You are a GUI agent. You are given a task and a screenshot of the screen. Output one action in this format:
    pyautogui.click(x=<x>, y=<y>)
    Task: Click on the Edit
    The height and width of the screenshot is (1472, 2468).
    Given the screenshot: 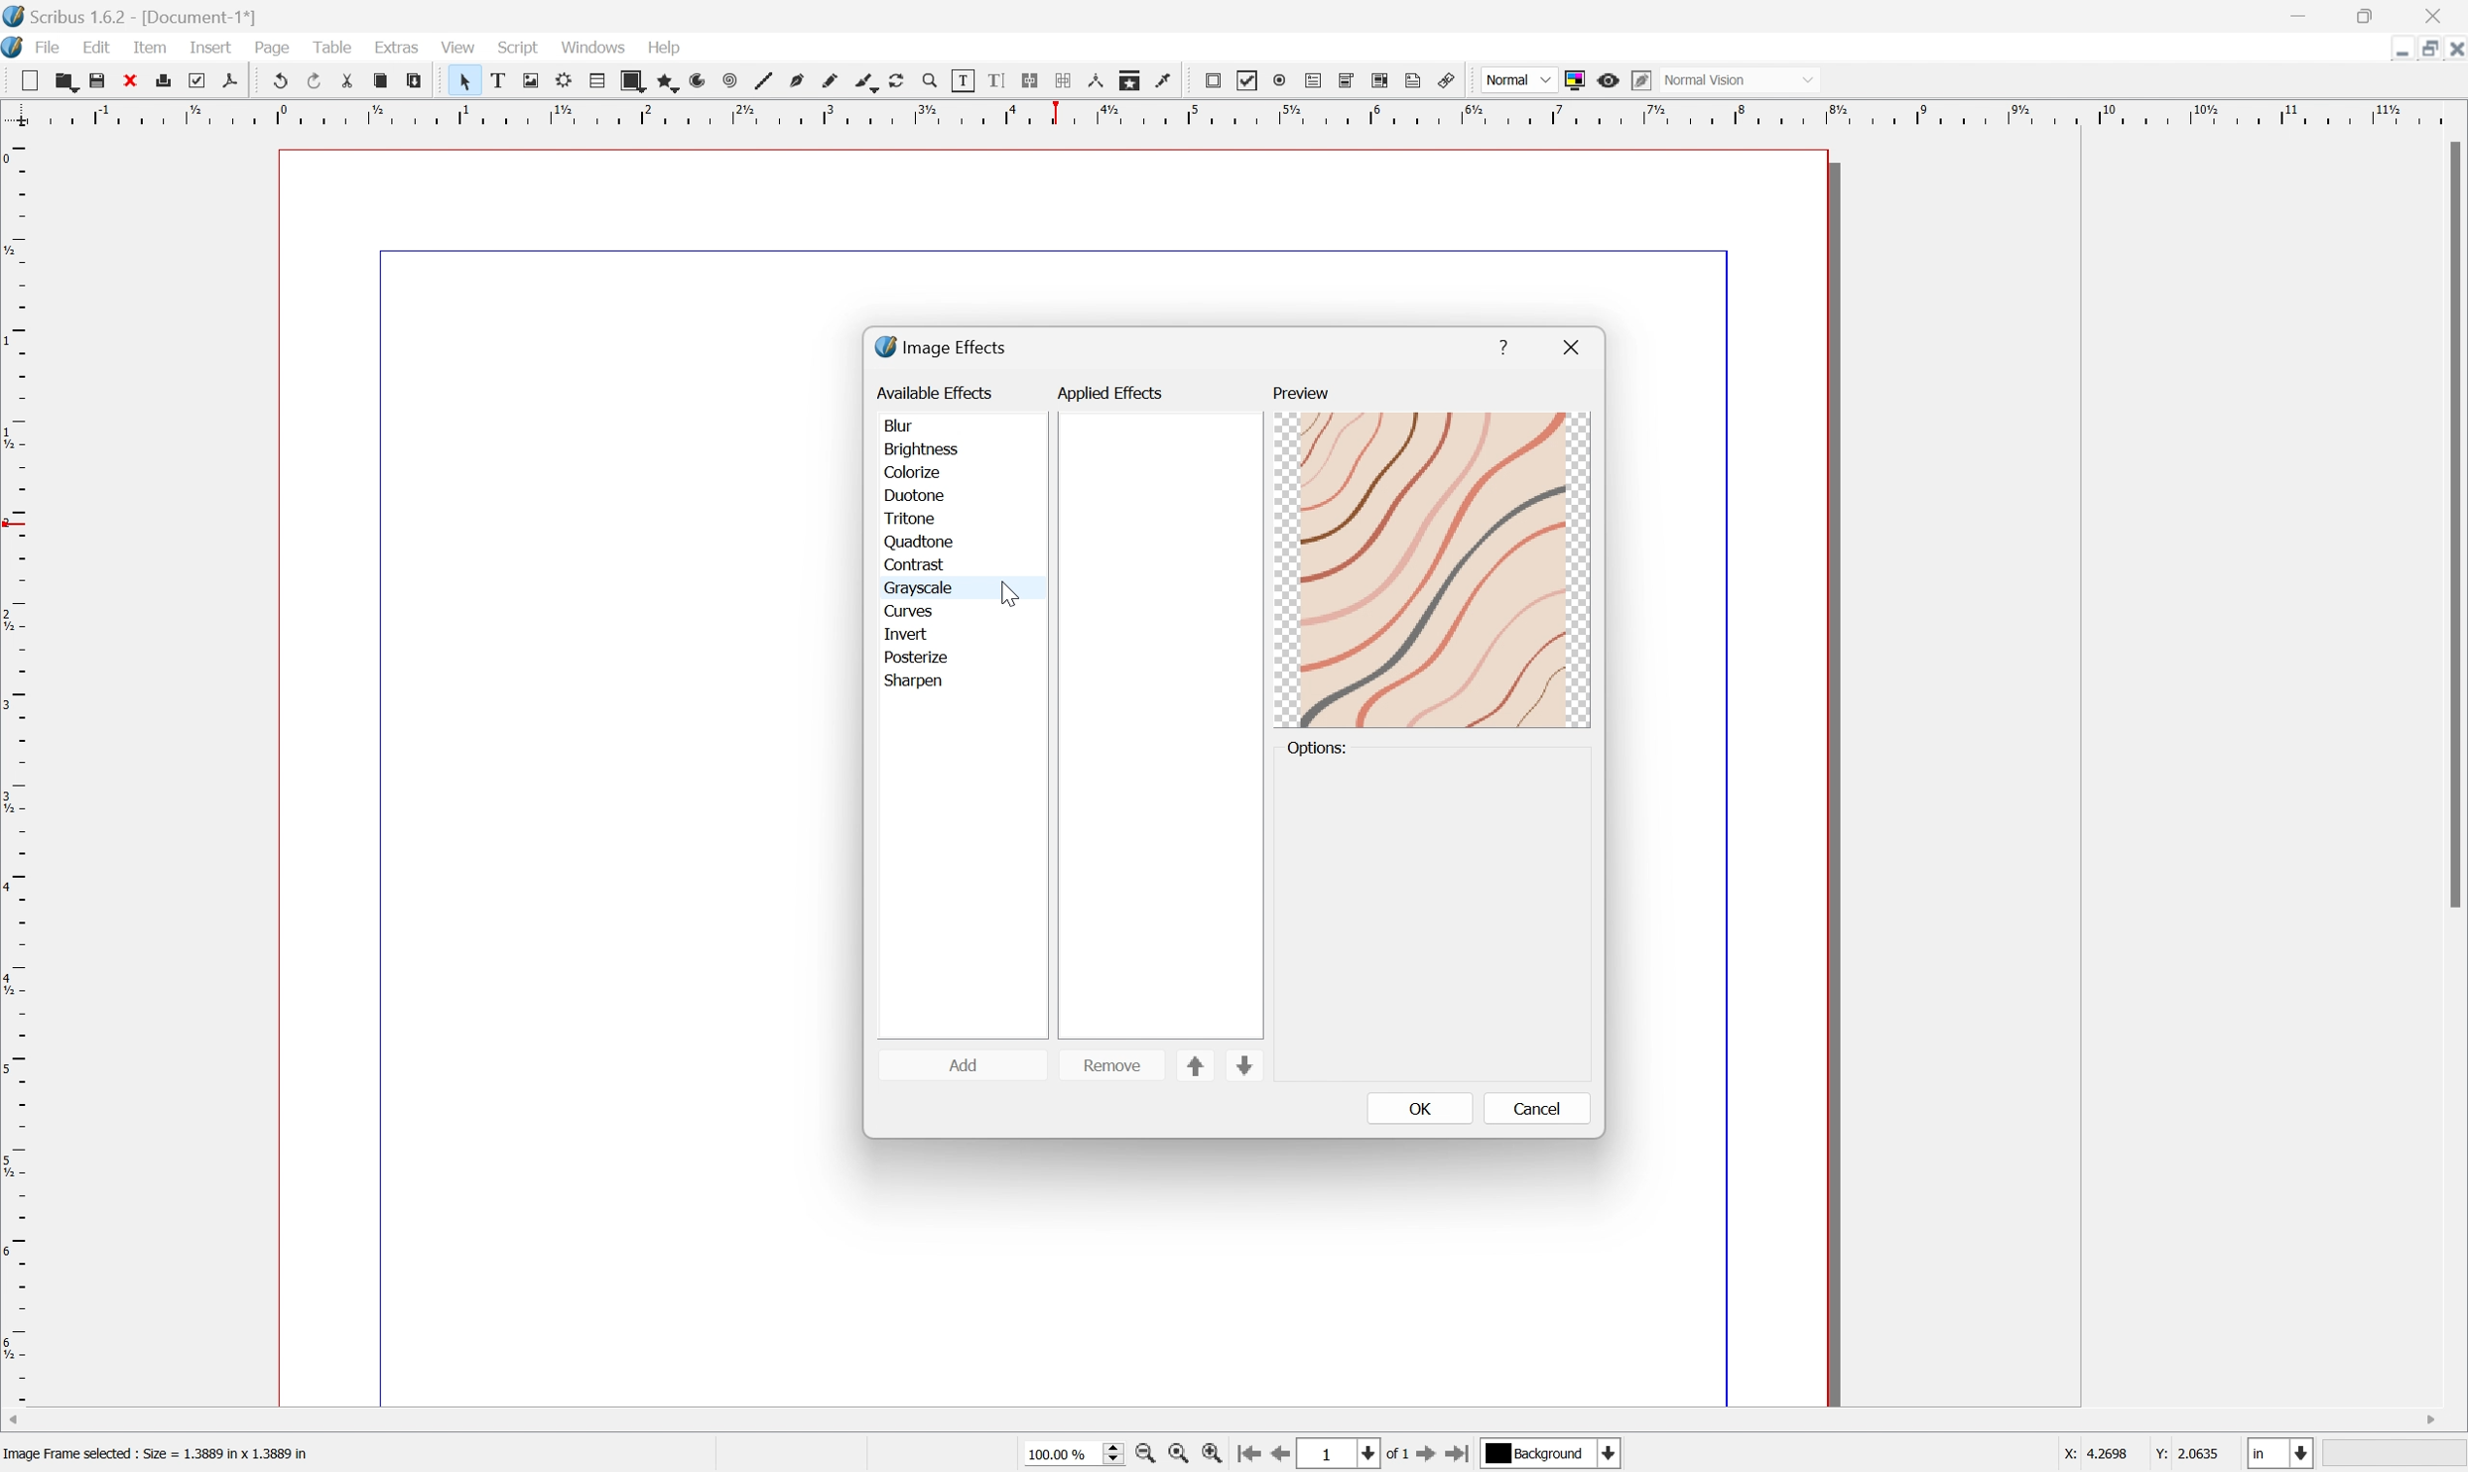 What is the action you would take?
    pyautogui.click(x=98, y=48)
    